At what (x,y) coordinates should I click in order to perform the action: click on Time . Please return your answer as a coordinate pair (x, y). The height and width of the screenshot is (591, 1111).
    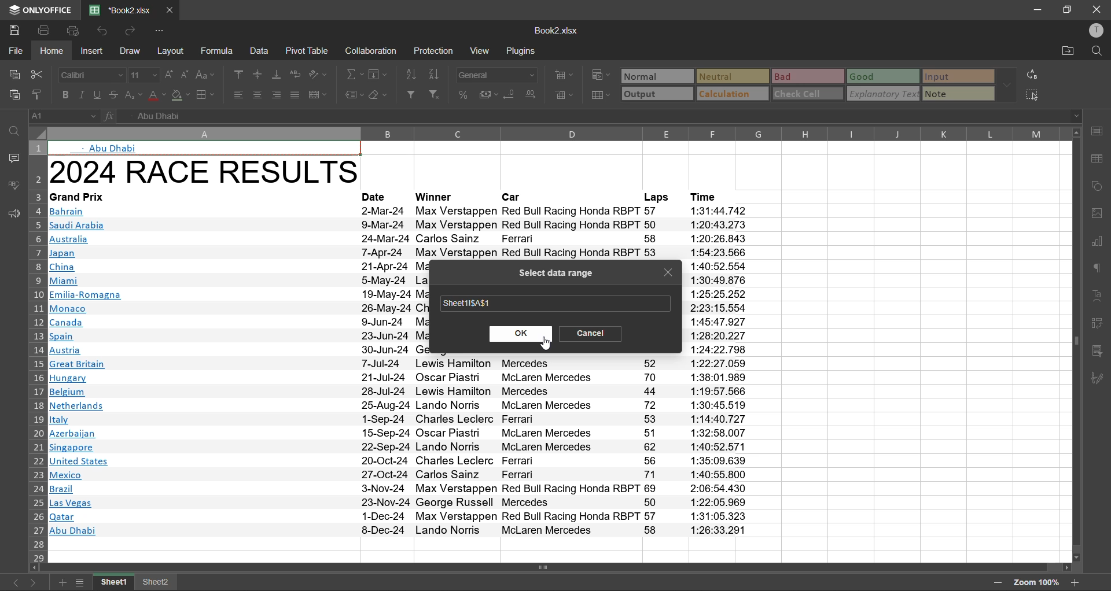
    Looking at the image, I should click on (725, 401).